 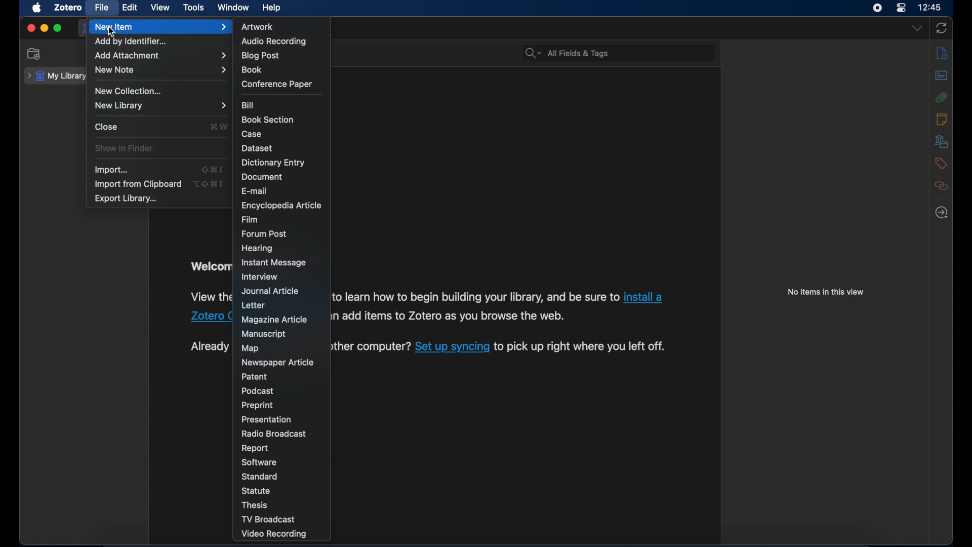 What do you see at coordinates (256, 448) in the screenshot?
I see `report` at bounding box center [256, 448].